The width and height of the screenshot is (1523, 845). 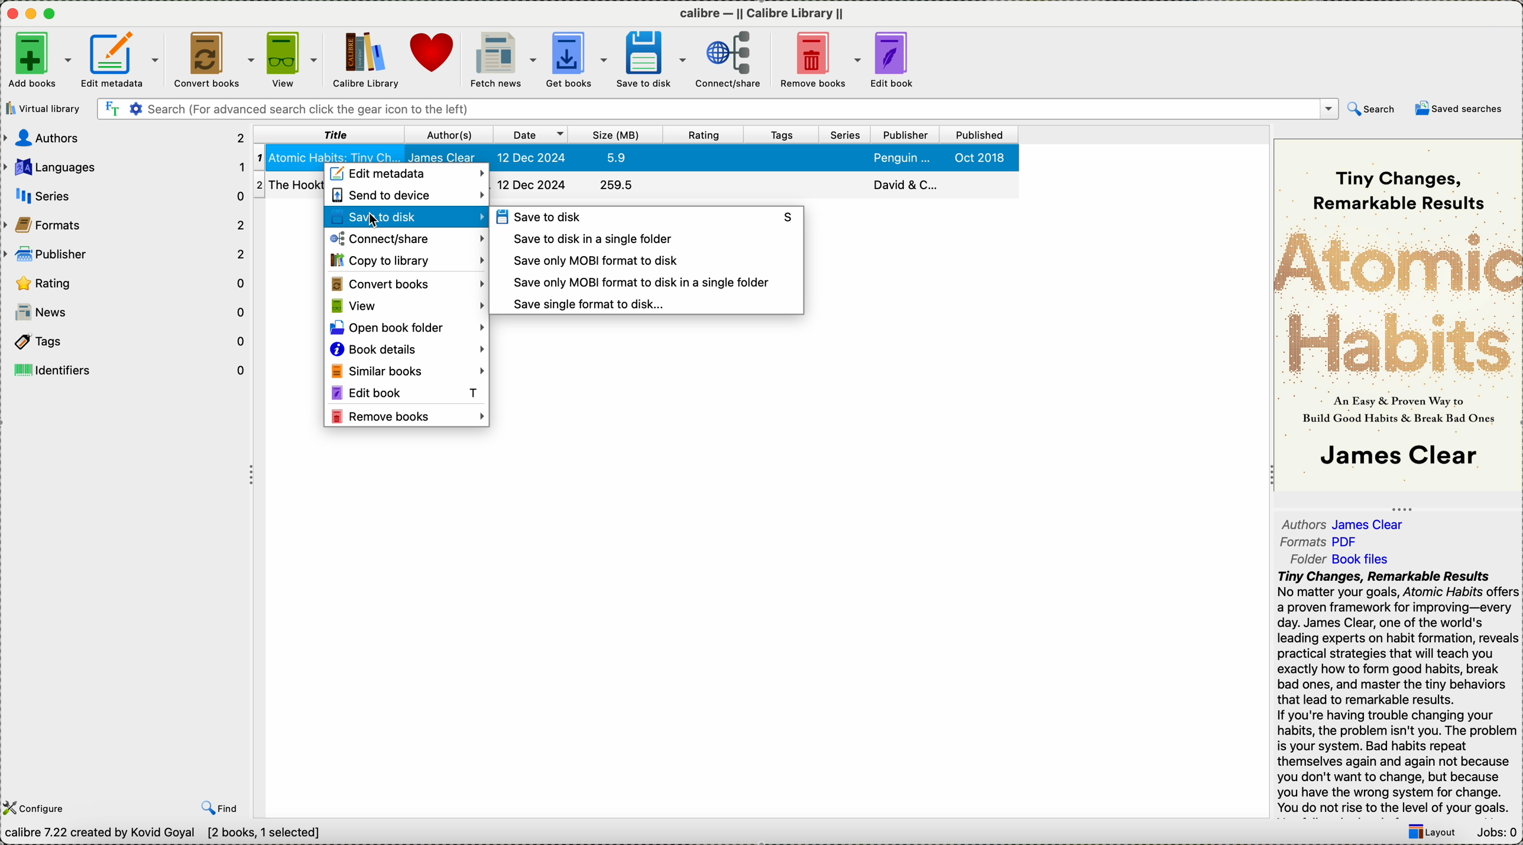 What do you see at coordinates (406, 175) in the screenshot?
I see `edit metadata` at bounding box center [406, 175].